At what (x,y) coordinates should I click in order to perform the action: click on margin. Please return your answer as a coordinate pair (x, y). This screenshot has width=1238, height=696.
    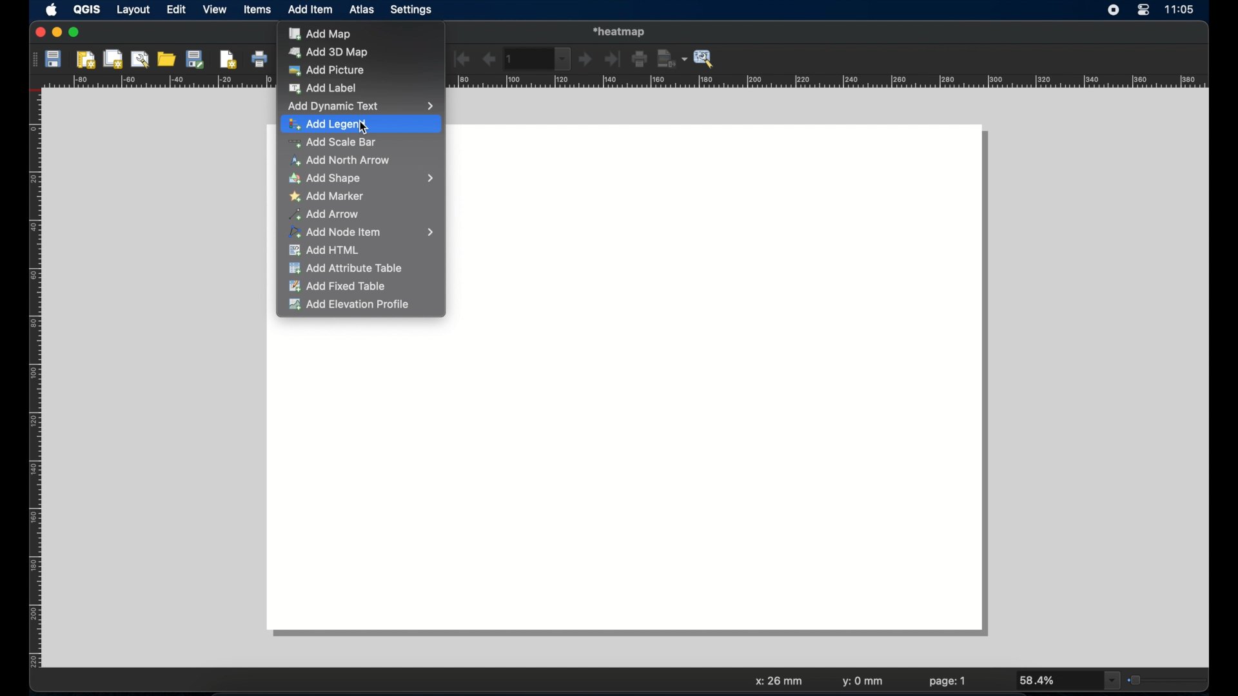
    Looking at the image, I should click on (30, 381).